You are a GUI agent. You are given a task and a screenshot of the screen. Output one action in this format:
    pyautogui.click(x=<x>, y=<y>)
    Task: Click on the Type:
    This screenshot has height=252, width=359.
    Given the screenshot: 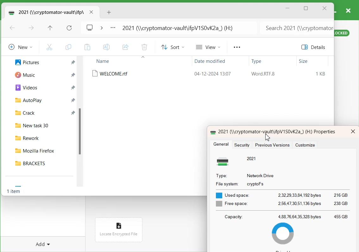 What is the action you would take?
    pyautogui.click(x=221, y=176)
    